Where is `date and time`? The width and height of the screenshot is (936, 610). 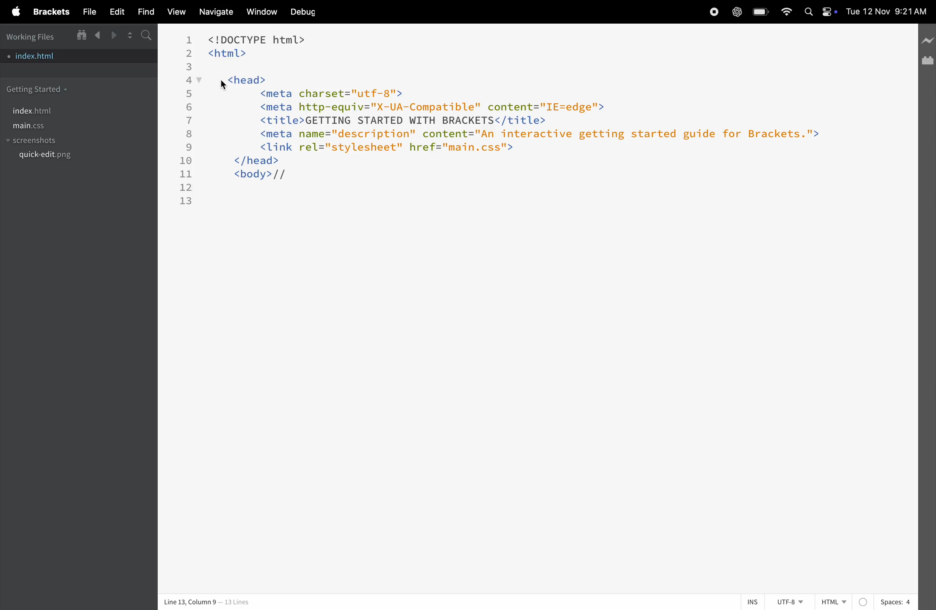
date and time is located at coordinates (889, 12).